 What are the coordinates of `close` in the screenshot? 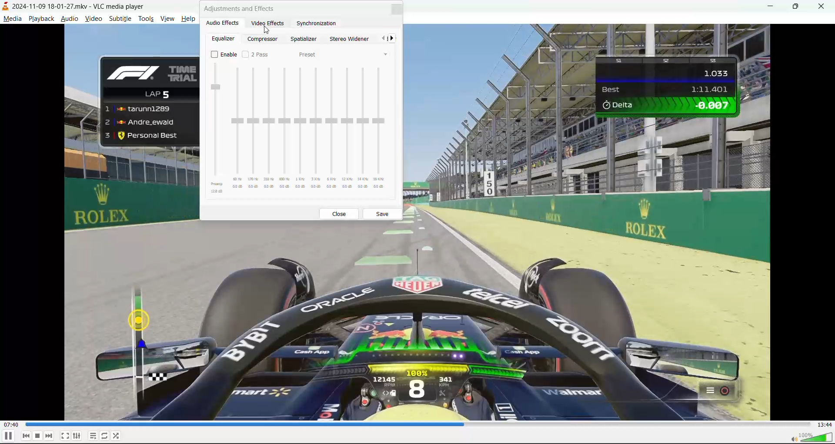 It's located at (824, 5).